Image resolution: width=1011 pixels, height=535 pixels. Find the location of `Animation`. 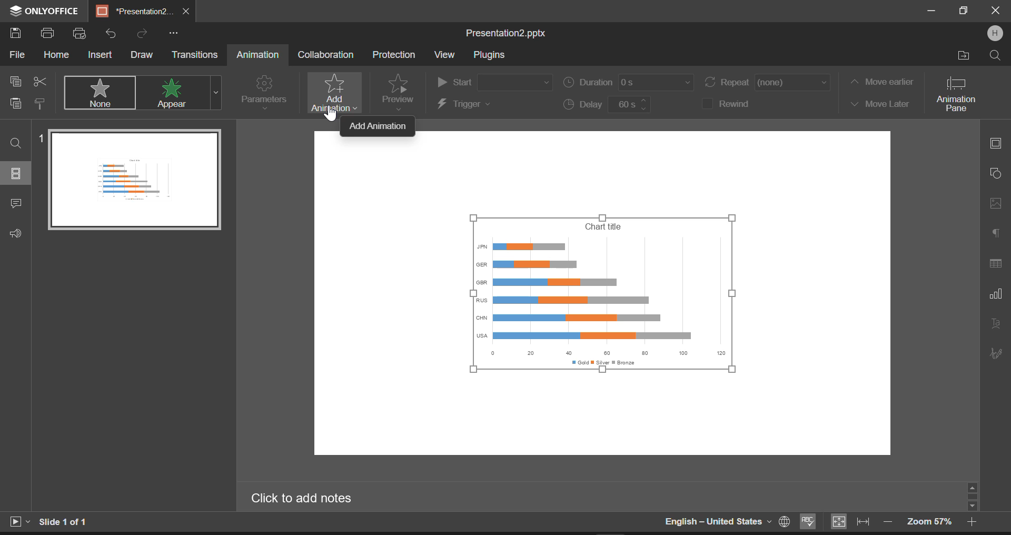

Animation is located at coordinates (257, 55).